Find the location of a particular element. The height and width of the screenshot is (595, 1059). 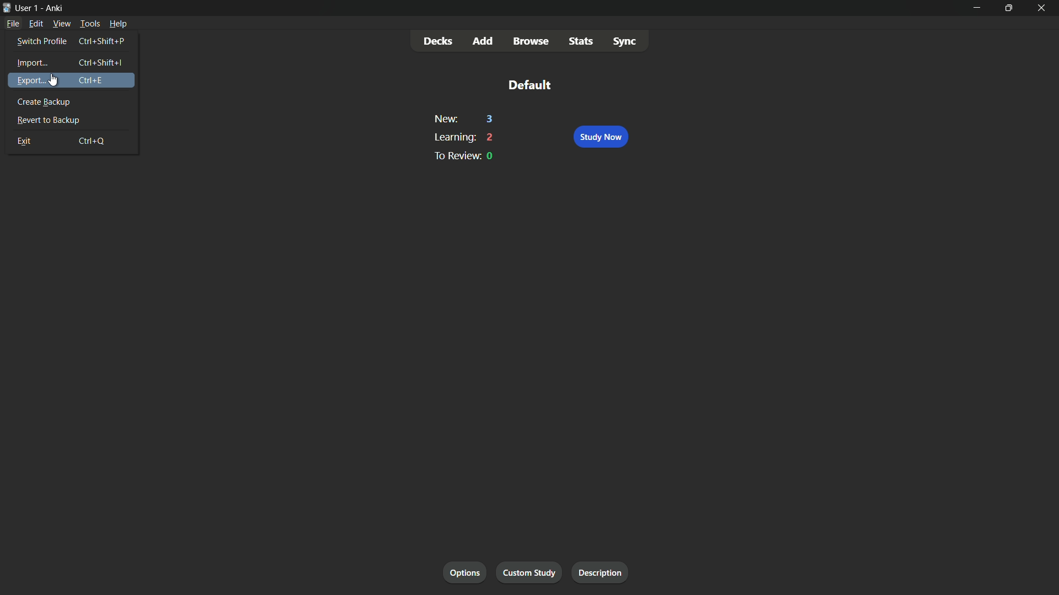

file menu is located at coordinates (14, 23).